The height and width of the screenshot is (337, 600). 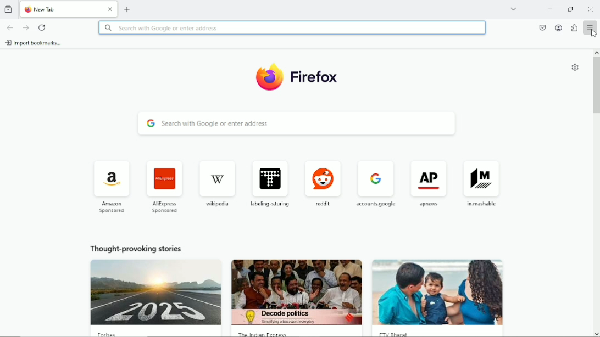 I want to click on scroll down, so click(x=596, y=333).